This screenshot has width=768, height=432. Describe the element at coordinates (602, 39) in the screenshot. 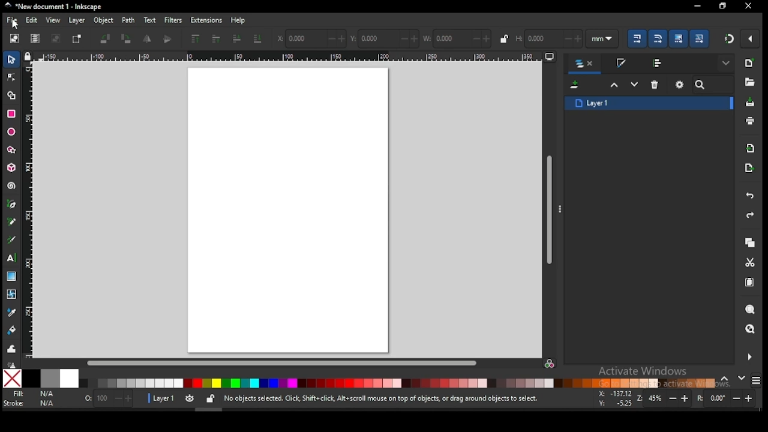

I see `units` at that location.